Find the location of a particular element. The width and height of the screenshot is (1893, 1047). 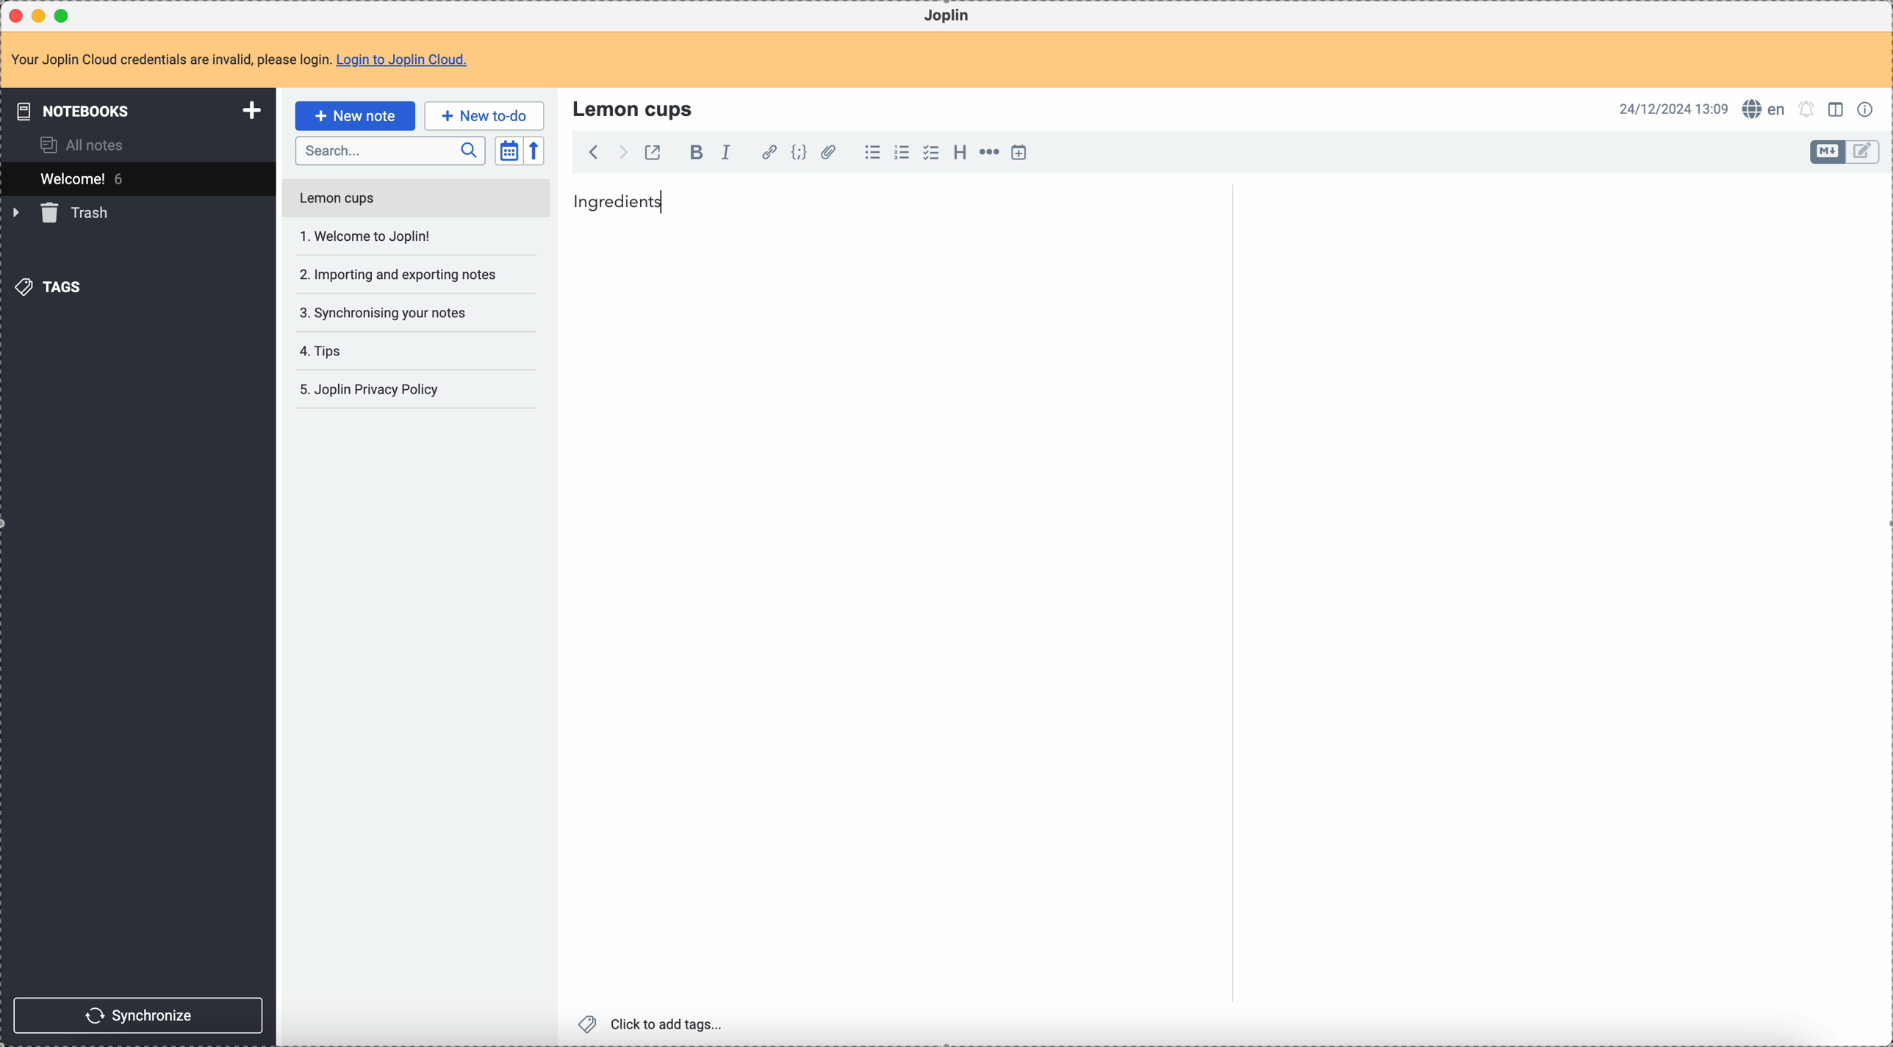

welcome is located at coordinates (137, 178).